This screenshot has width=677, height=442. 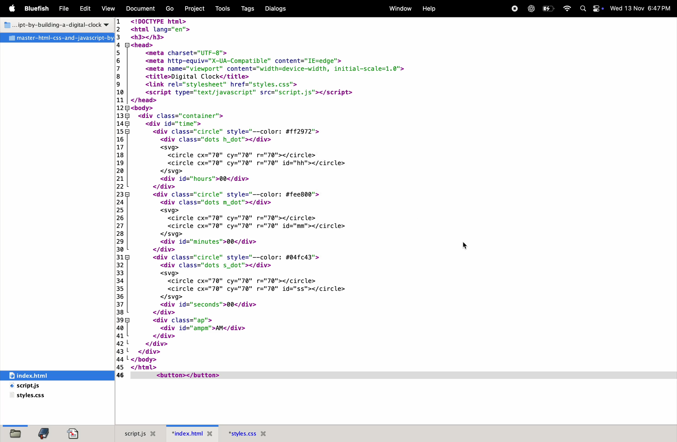 I want to click on help, so click(x=430, y=10).